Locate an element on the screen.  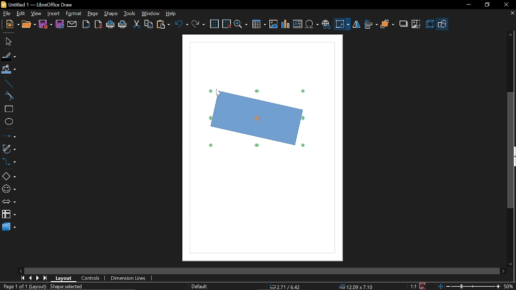
5.92/10.43 is located at coordinates (286, 287).